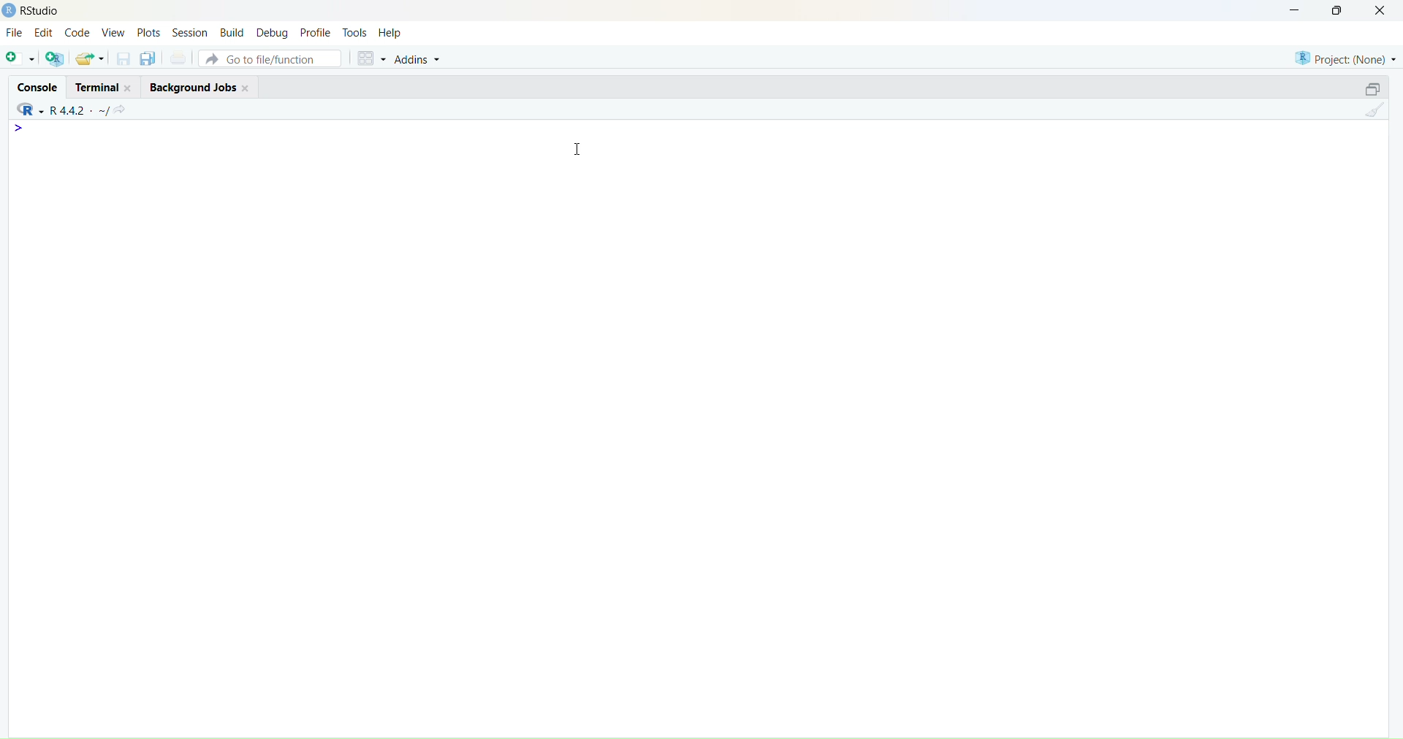 Image resolution: width=1403 pixels, height=739 pixels. What do you see at coordinates (26, 110) in the screenshot?
I see `R` at bounding box center [26, 110].